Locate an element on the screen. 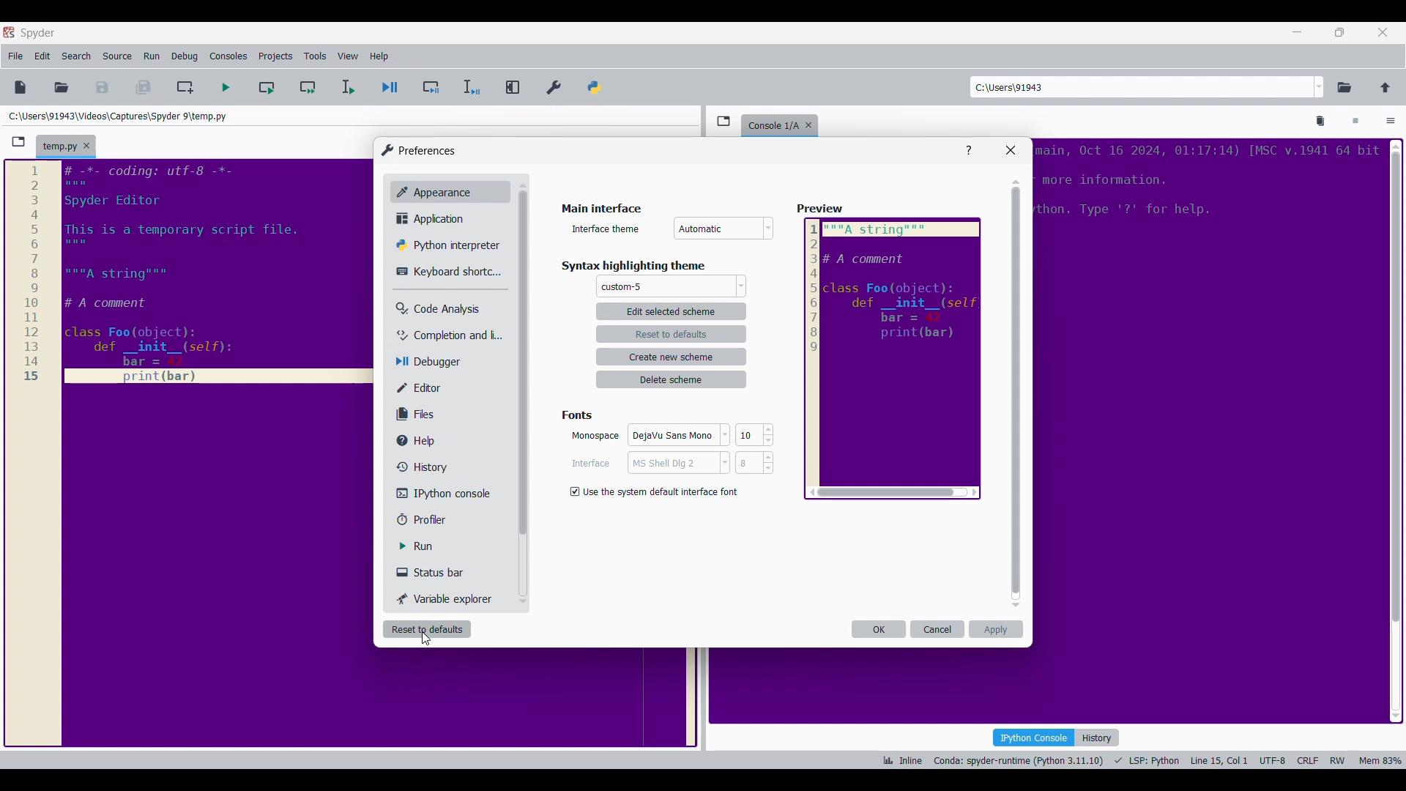 This screenshot has width=1406, height=791. Preview is located at coordinates (889, 351).